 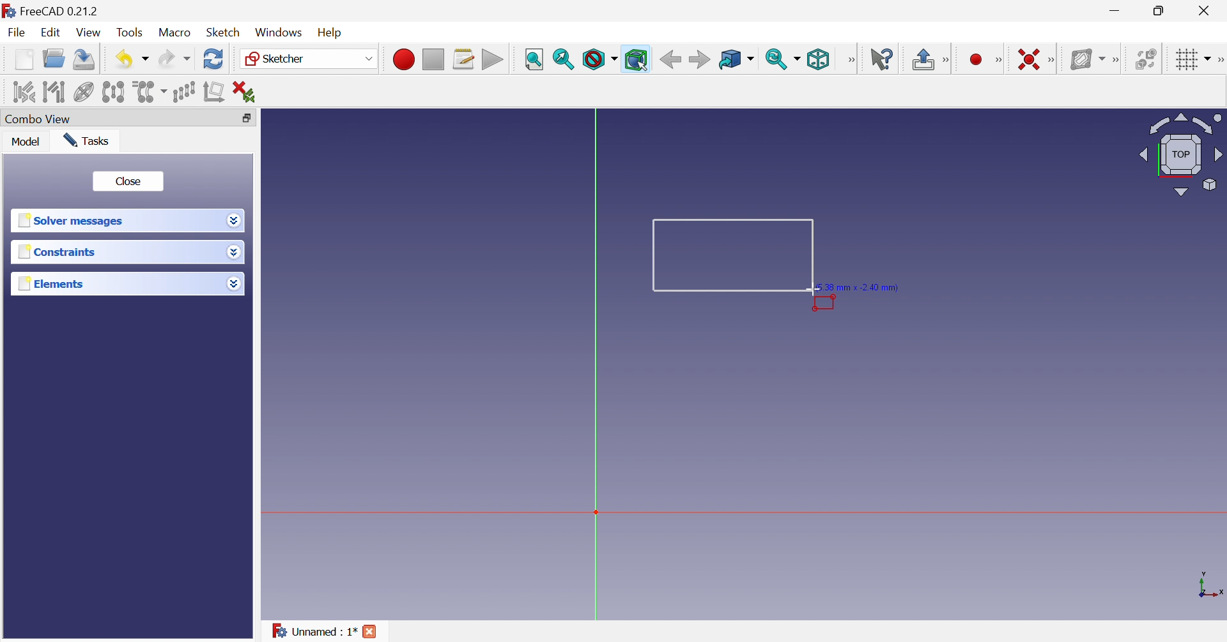 I want to click on What's this, so click(x=885, y=59).